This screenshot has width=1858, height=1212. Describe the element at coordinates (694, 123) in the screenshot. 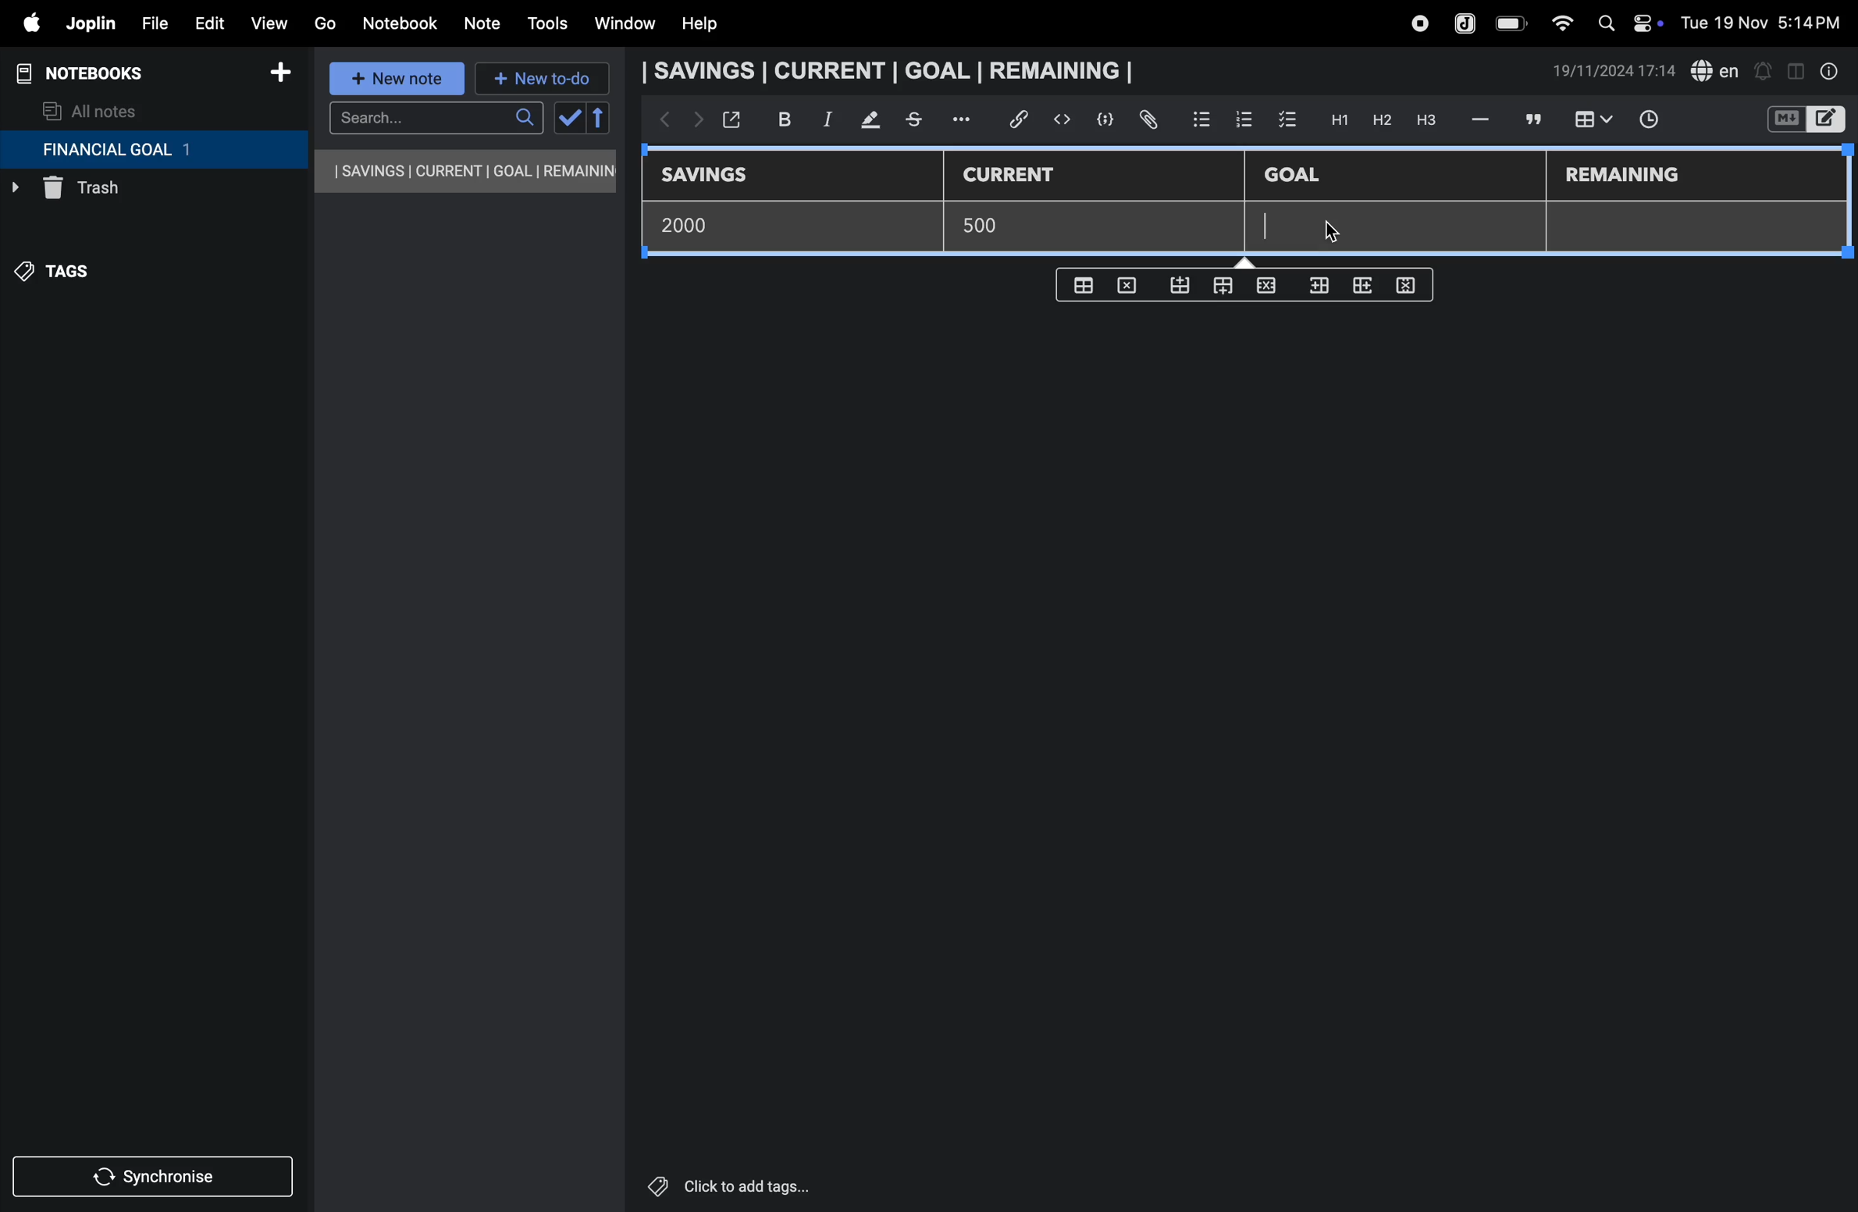

I see `forward` at that location.